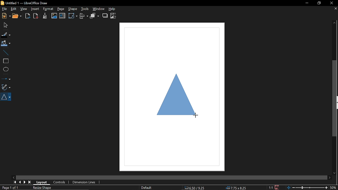 The width and height of the screenshot is (338, 190). Describe the element at coordinates (42, 188) in the screenshot. I see `resize shape` at that location.